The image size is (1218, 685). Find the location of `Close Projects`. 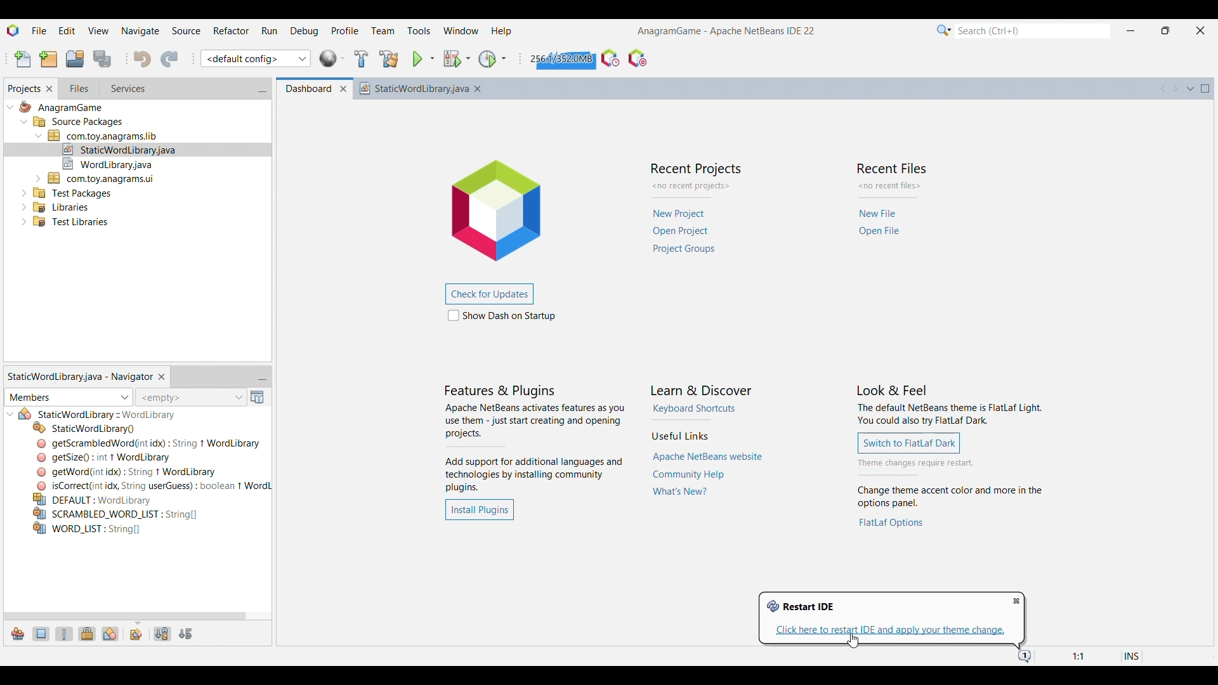

Close Projects is located at coordinates (49, 89).